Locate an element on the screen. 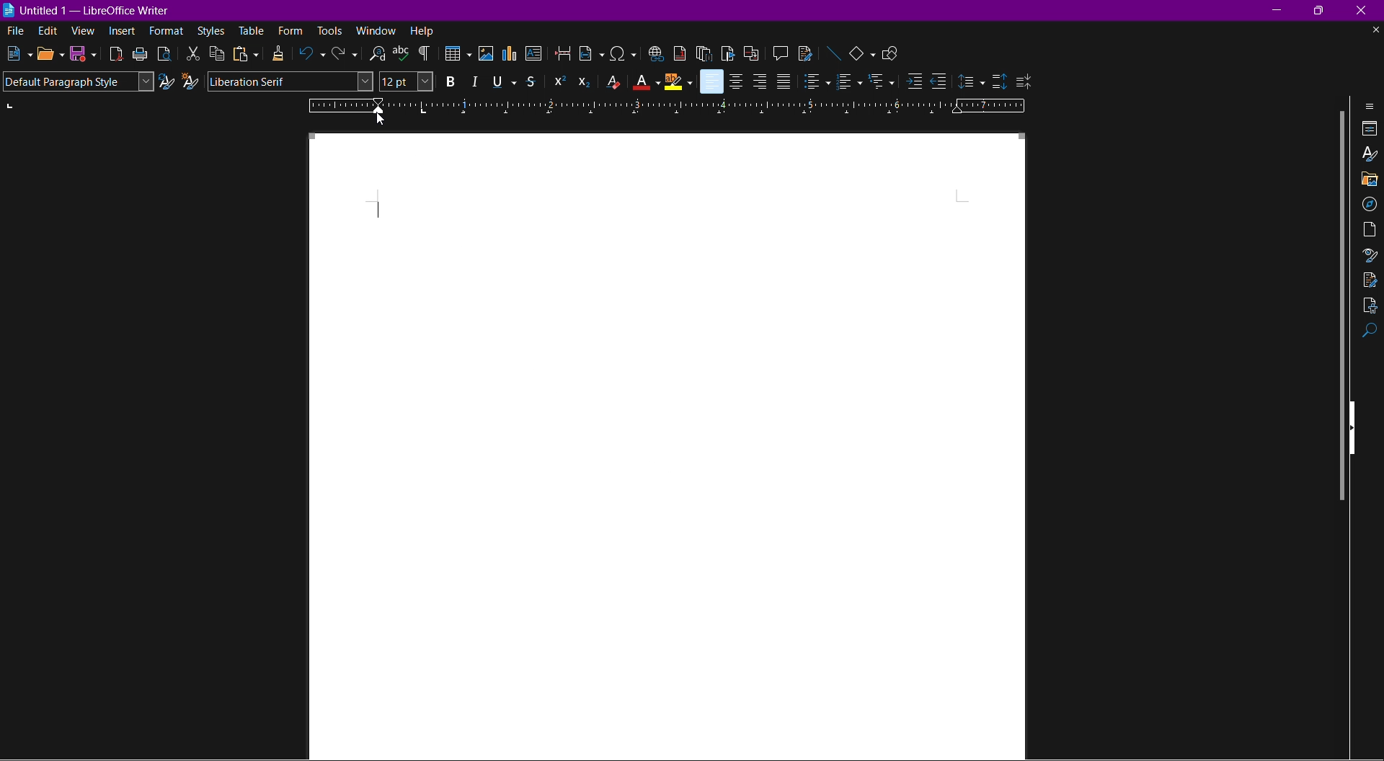  Insert Text Box is located at coordinates (535, 55).